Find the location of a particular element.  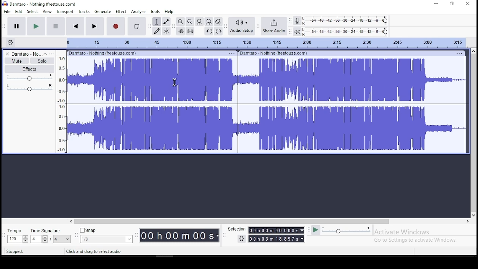

fit project to width is located at coordinates (209, 22).